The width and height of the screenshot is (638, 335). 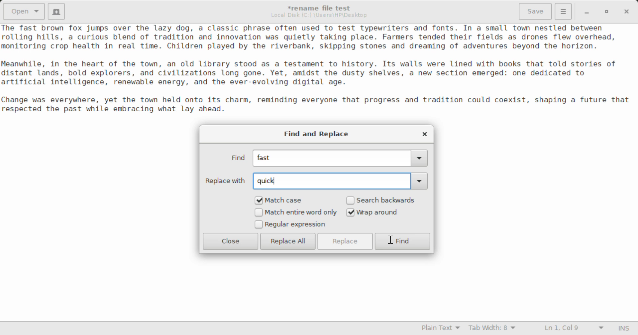 What do you see at coordinates (290, 225) in the screenshot?
I see `Regular expression ` at bounding box center [290, 225].